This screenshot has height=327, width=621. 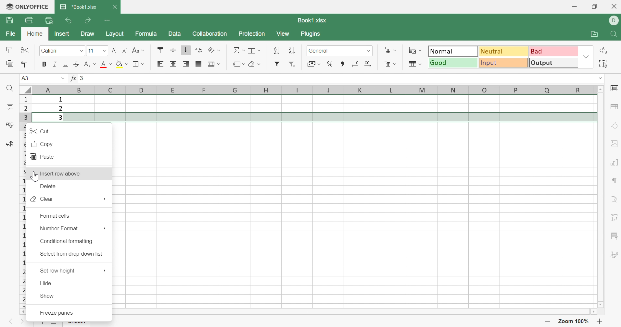 What do you see at coordinates (47, 282) in the screenshot?
I see `Hide` at bounding box center [47, 282].